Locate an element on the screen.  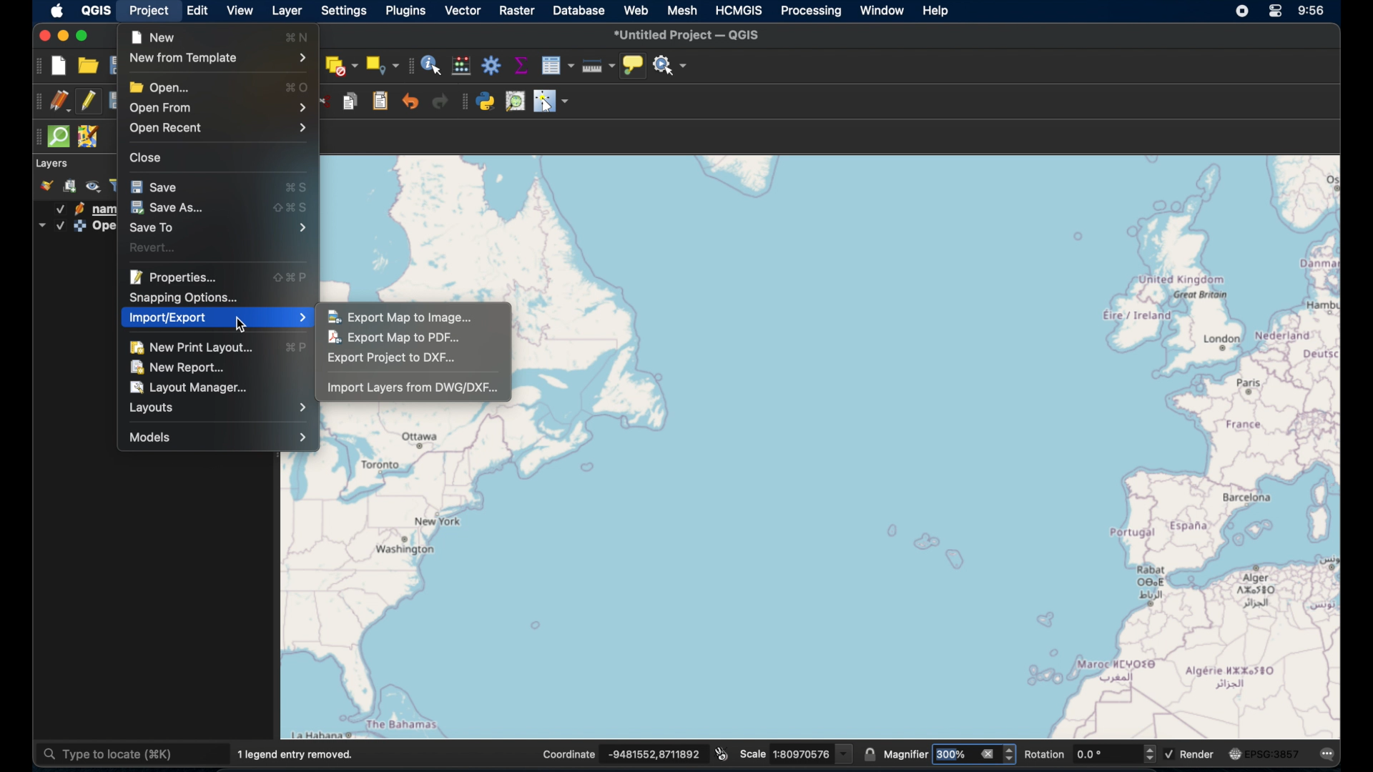
import layers from dwg/dxf is located at coordinates (413, 389).